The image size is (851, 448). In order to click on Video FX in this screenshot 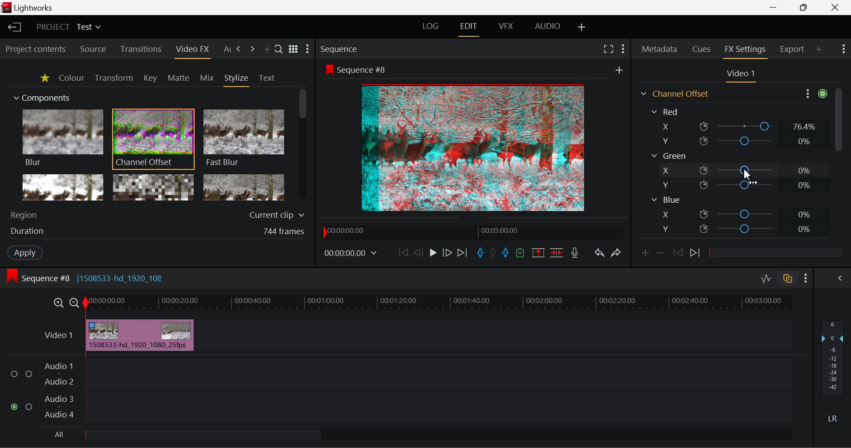, I will do `click(192, 51)`.